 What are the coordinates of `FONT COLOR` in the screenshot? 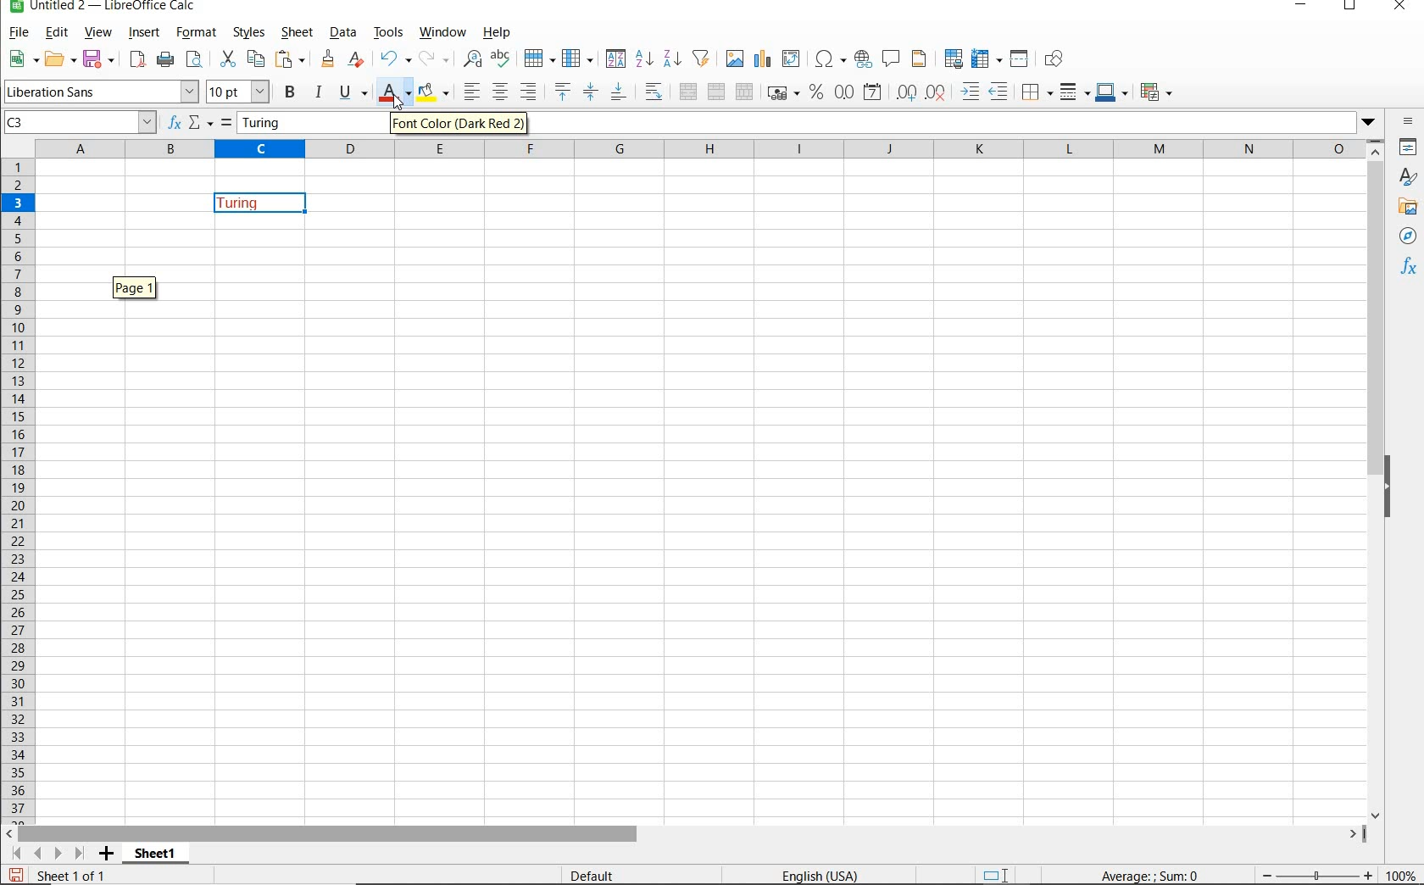 It's located at (395, 95).